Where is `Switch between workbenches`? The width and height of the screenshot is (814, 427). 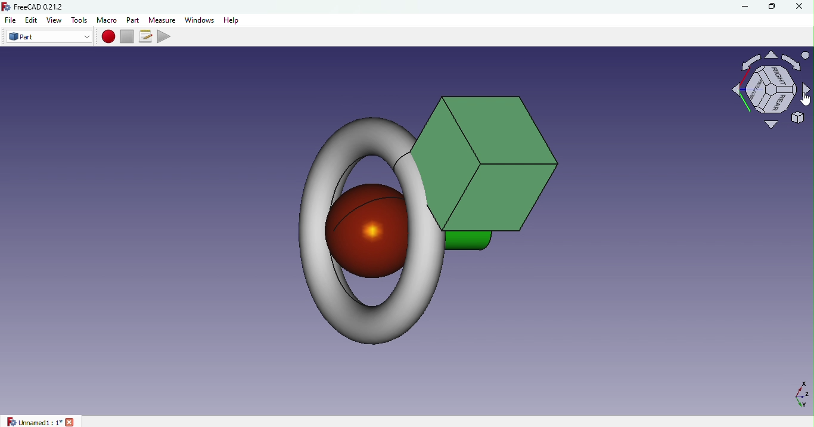 Switch between workbenches is located at coordinates (46, 37).